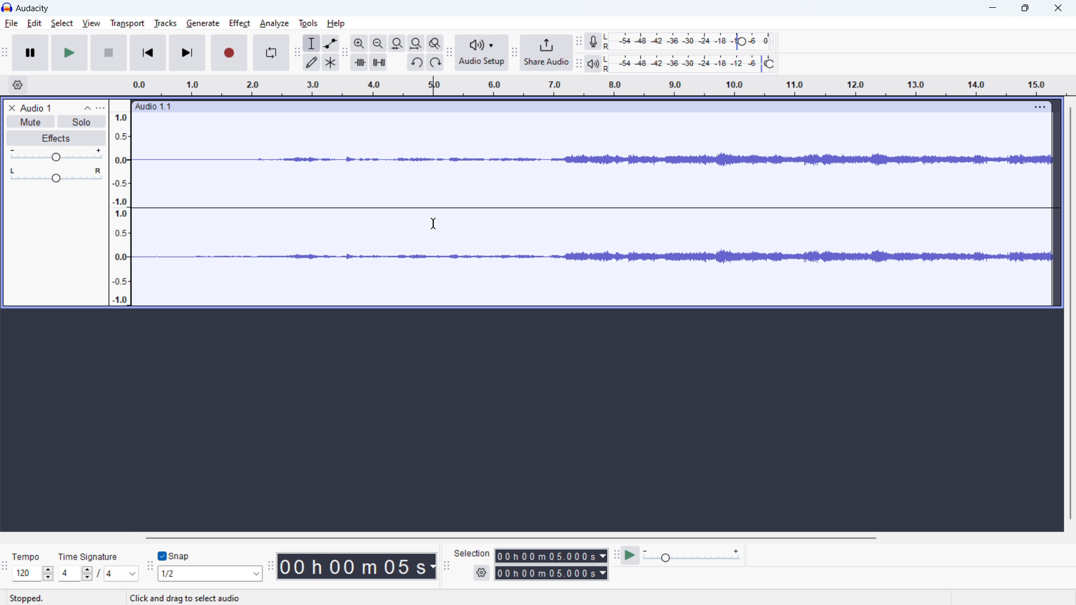 The image size is (1076, 605). I want to click on Time signature, so click(91, 556).